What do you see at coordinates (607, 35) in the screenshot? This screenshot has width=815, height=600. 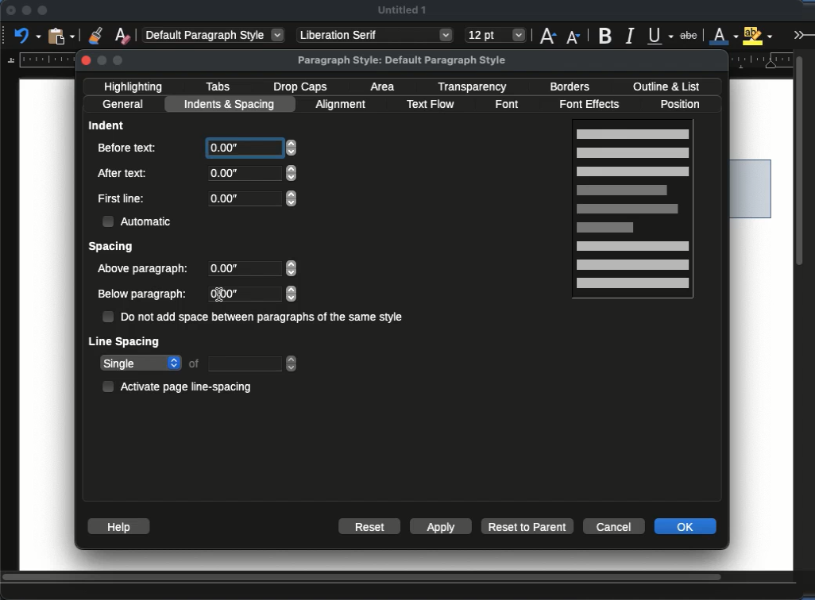 I see `bold` at bounding box center [607, 35].